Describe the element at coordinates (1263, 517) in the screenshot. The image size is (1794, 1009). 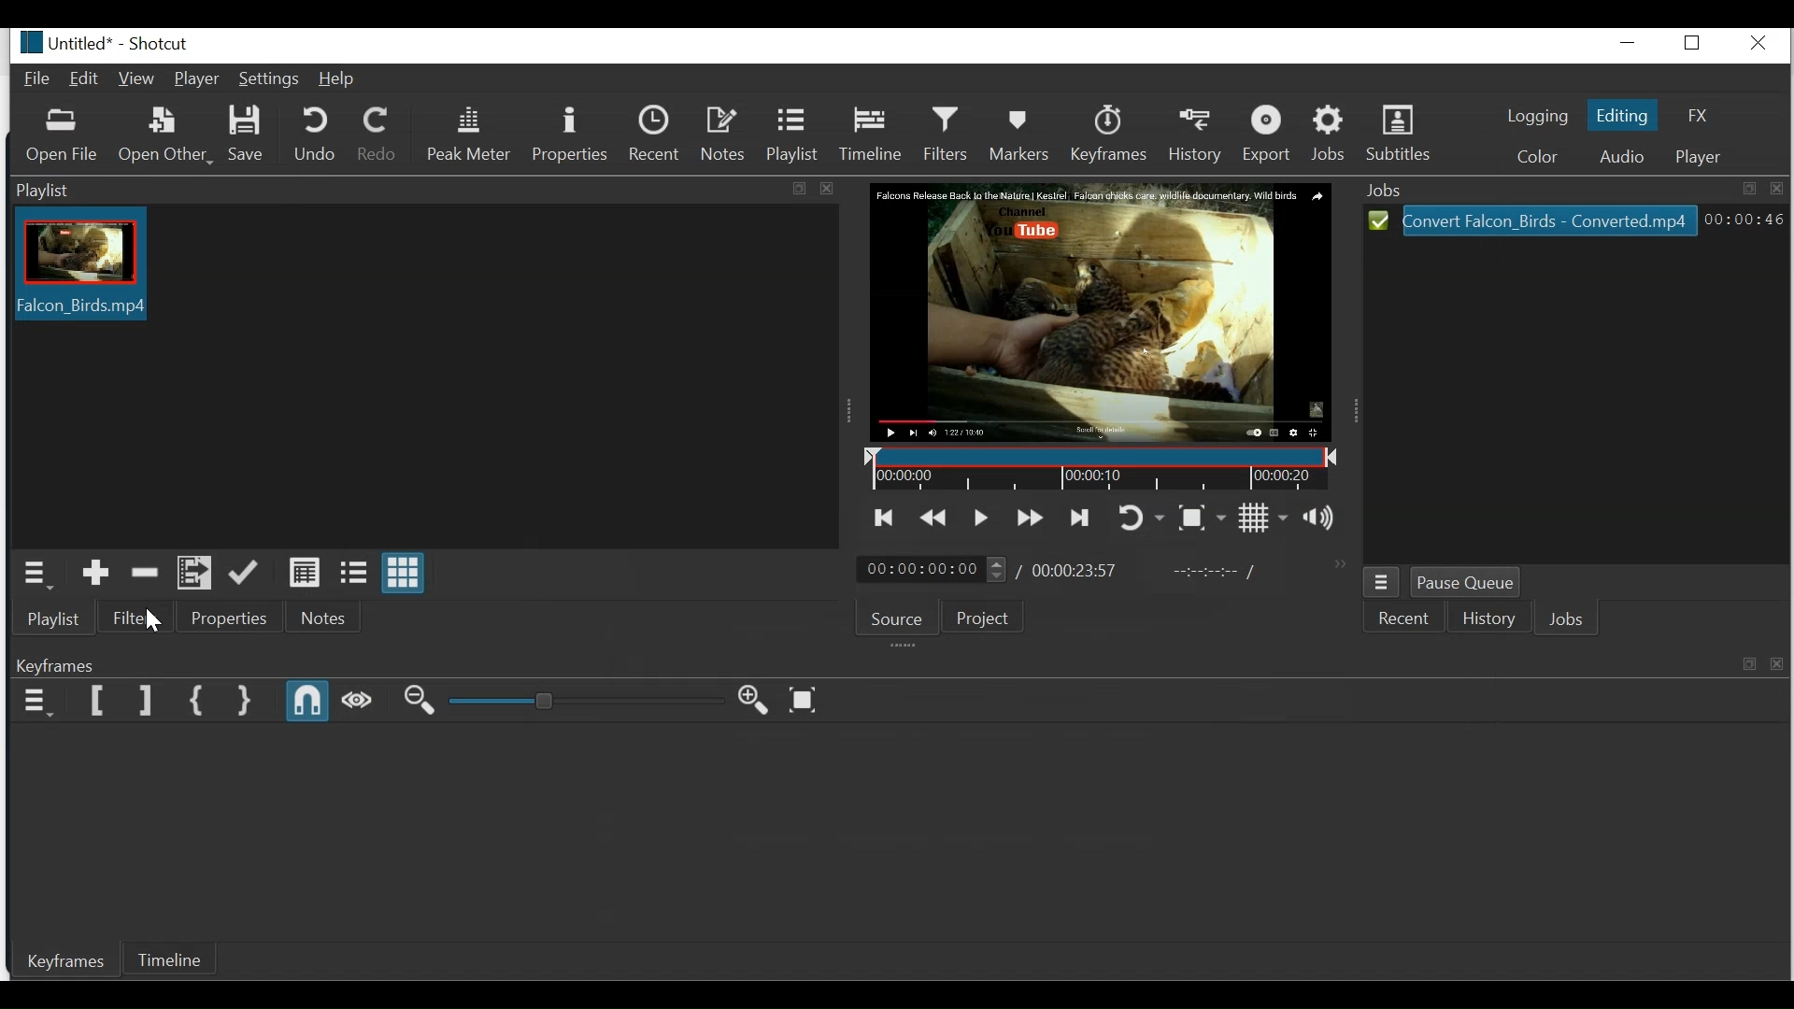
I see `Toggle grid display on the player` at that location.